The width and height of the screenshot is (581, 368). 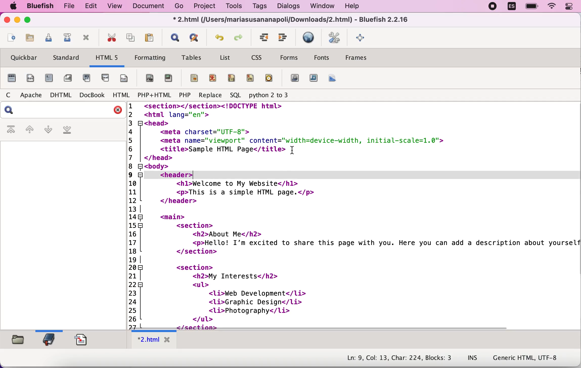 What do you see at coordinates (335, 38) in the screenshot?
I see `edit preferences` at bounding box center [335, 38].